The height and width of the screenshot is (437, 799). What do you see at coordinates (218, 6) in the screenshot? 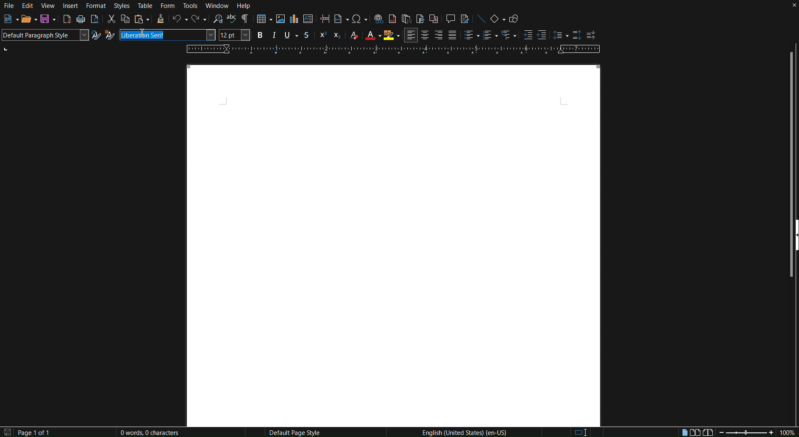
I see `Window` at bounding box center [218, 6].